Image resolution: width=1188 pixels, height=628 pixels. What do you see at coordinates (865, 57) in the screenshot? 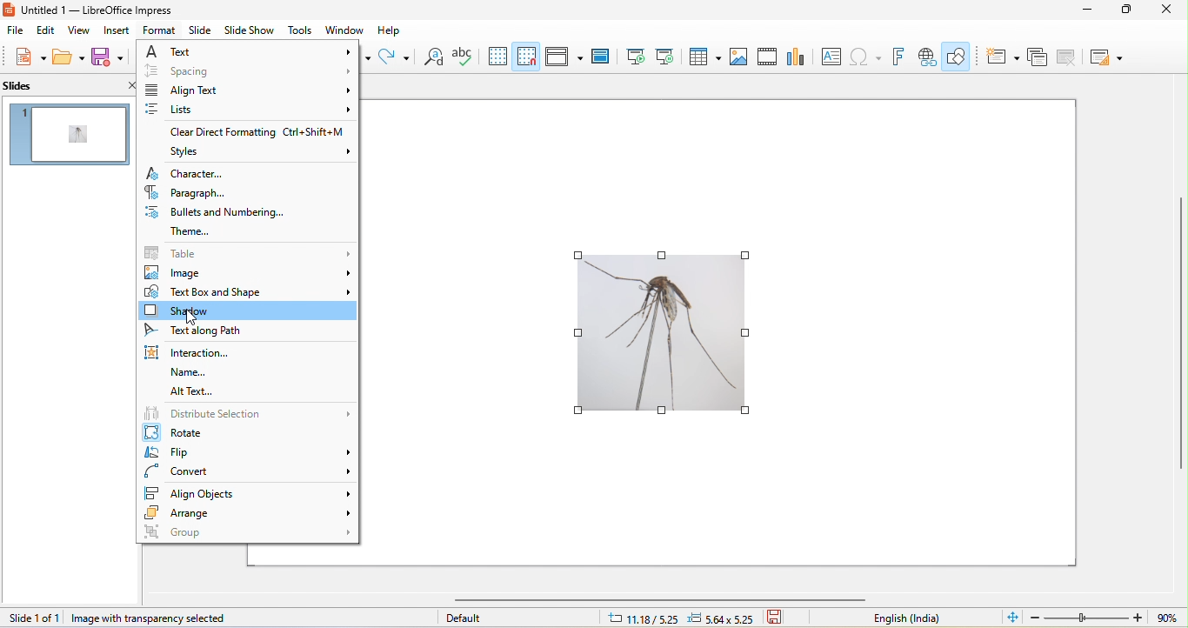
I see `insert special characters` at bounding box center [865, 57].